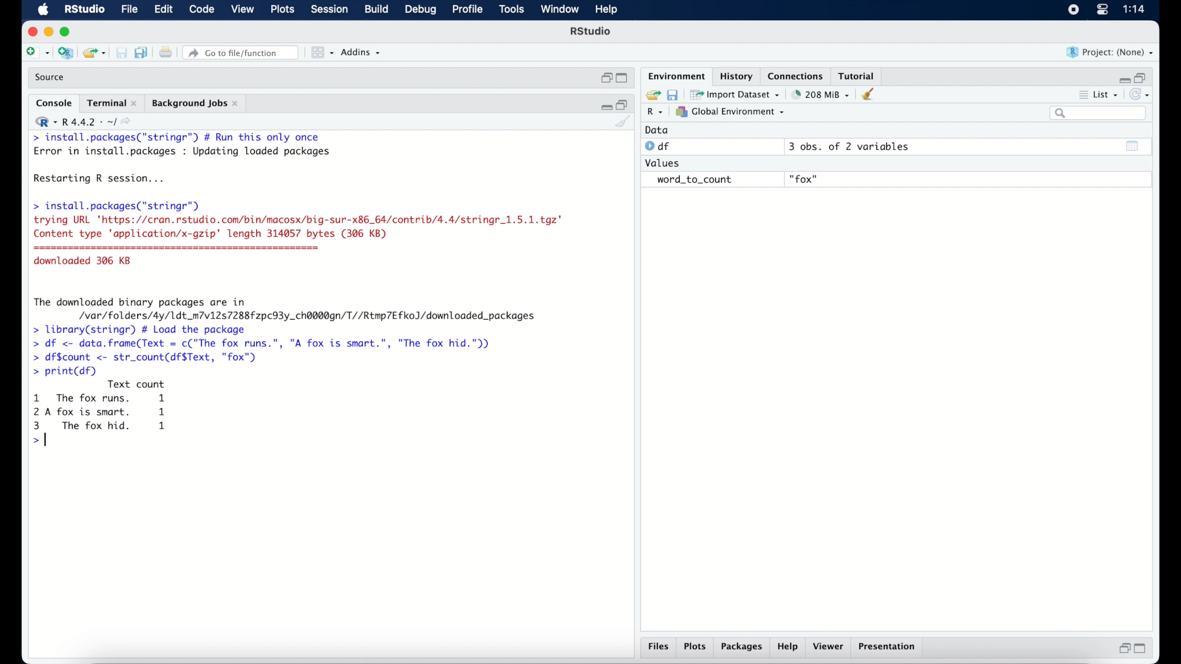 This screenshot has height=664, width=1181. What do you see at coordinates (623, 104) in the screenshot?
I see `restore down` at bounding box center [623, 104].